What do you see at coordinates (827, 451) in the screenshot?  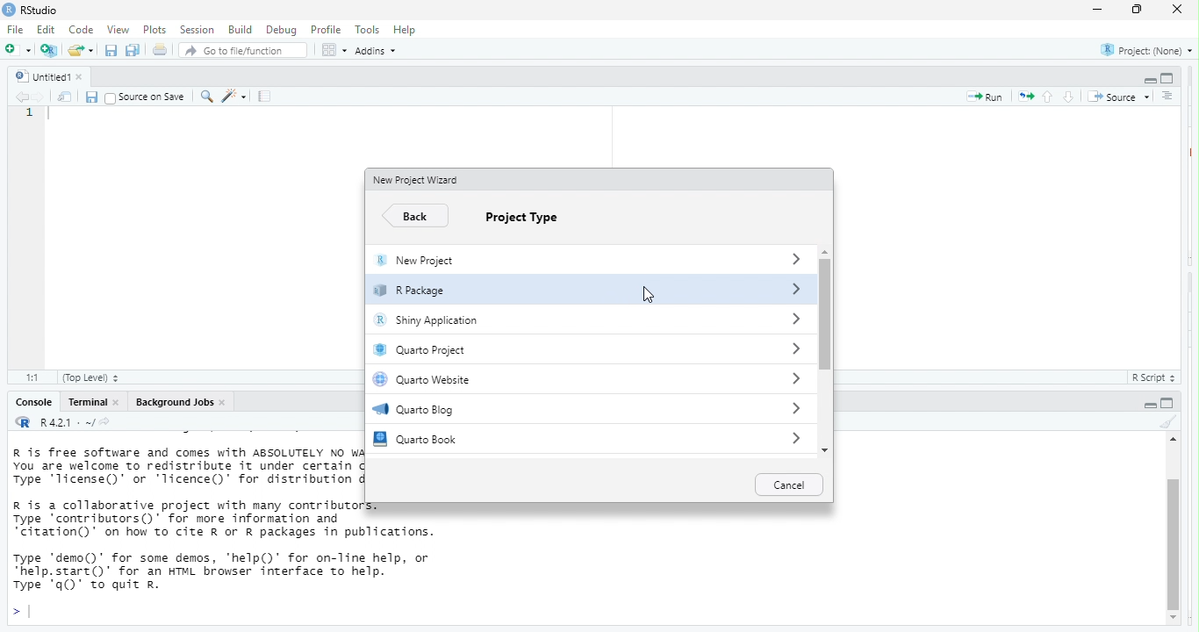 I see `scroll down` at bounding box center [827, 451].